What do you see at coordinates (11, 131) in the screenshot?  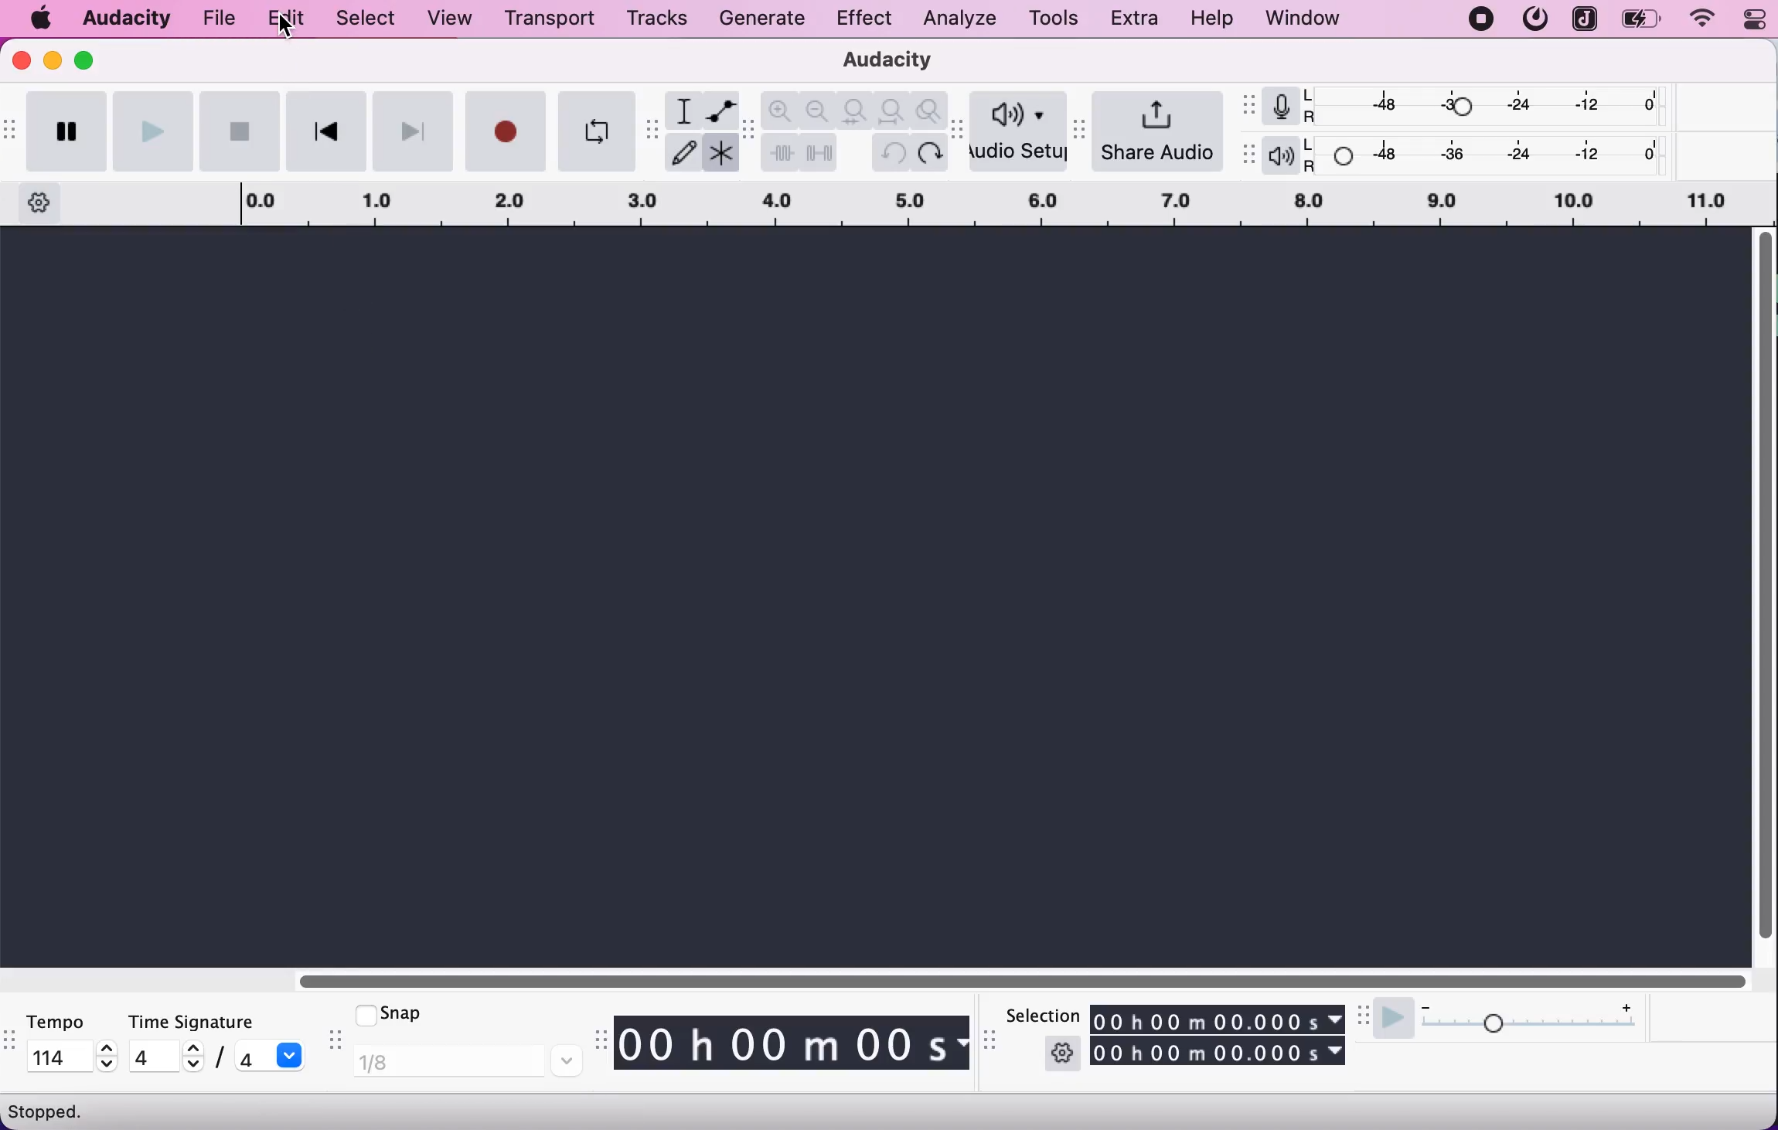 I see `audacity transport toolbar` at bounding box center [11, 131].